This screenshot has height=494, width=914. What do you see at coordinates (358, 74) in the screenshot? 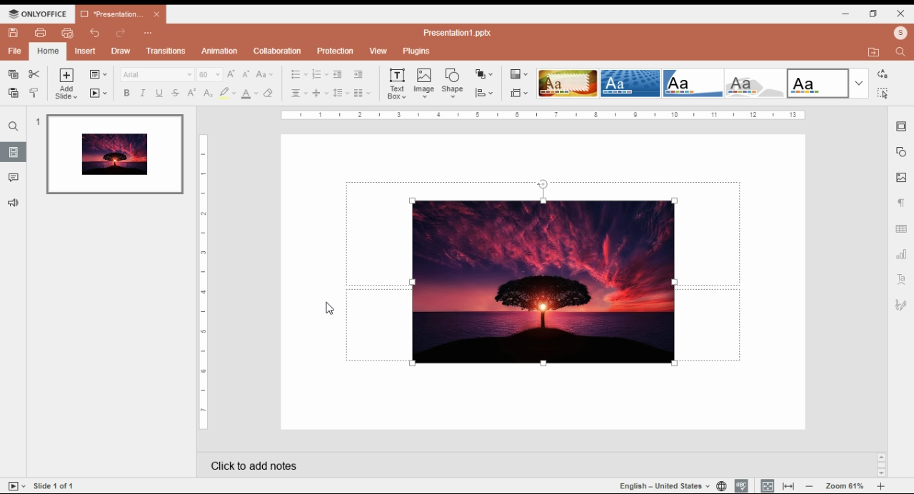
I see `decrease indent` at bounding box center [358, 74].